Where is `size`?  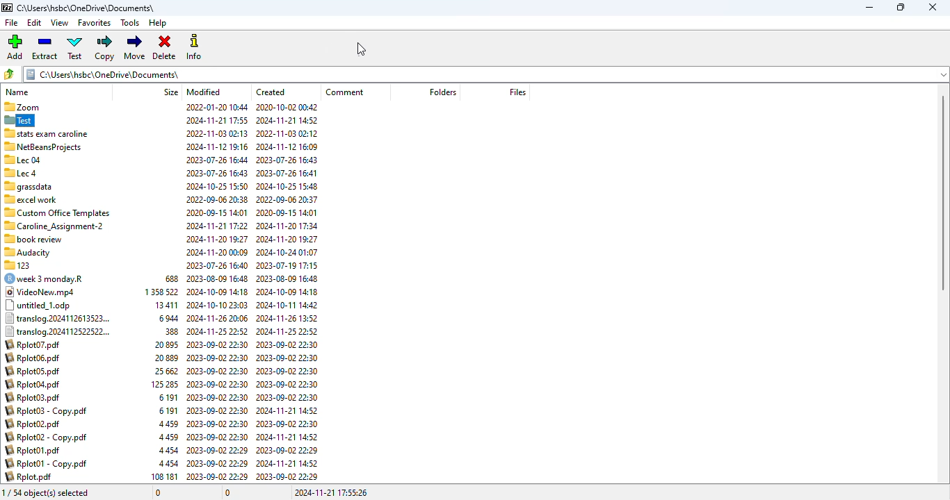 size is located at coordinates (170, 92).